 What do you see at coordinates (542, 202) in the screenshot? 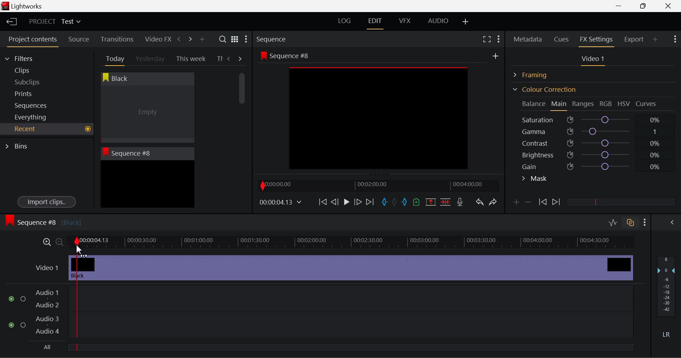
I see `Previous keyframe` at bounding box center [542, 202].